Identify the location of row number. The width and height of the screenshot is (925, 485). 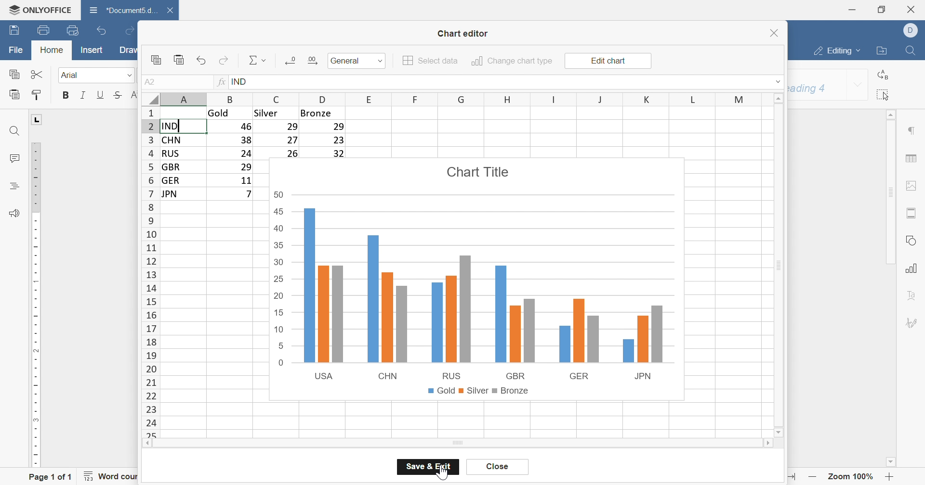
(150, 272).